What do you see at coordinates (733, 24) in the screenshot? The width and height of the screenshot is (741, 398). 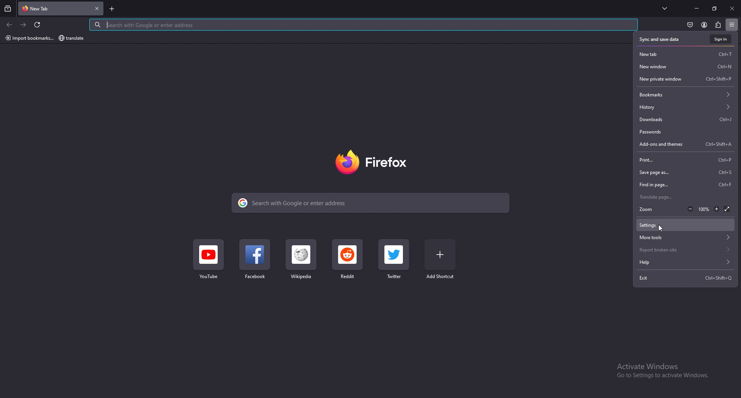 I see `options` at bounding box center [733, 24].